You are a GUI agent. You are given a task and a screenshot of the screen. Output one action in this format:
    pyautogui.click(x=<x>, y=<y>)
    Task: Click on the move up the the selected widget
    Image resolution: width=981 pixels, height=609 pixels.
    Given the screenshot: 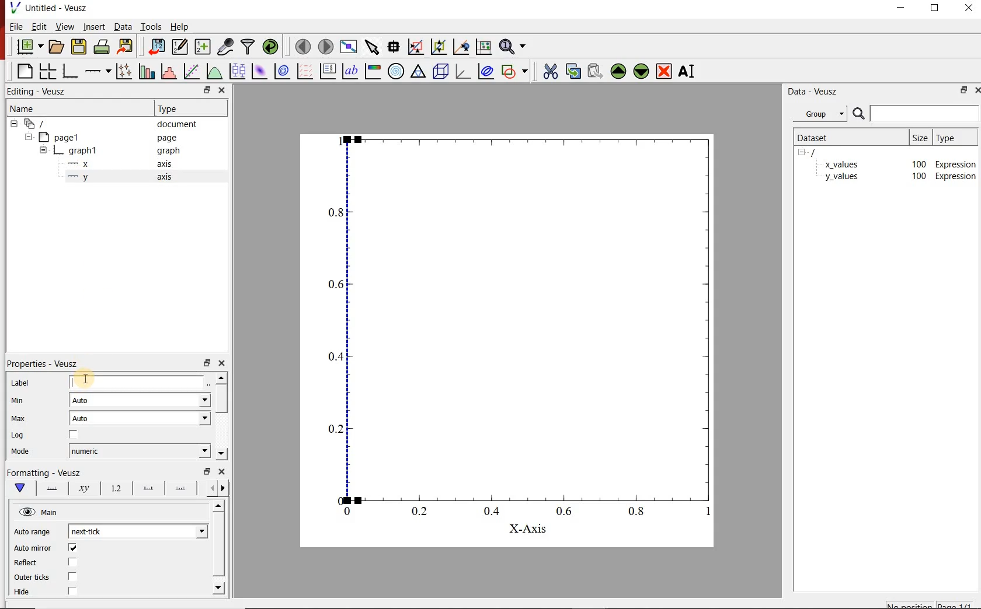 What is the action you would take?
    pyautogui.click(x=617, y=72)
    